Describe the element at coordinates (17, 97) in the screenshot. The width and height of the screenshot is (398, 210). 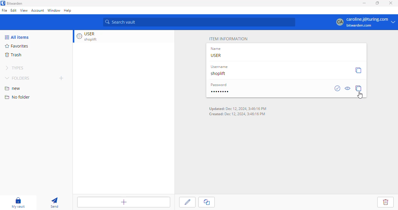
I see `no folder` at that location.